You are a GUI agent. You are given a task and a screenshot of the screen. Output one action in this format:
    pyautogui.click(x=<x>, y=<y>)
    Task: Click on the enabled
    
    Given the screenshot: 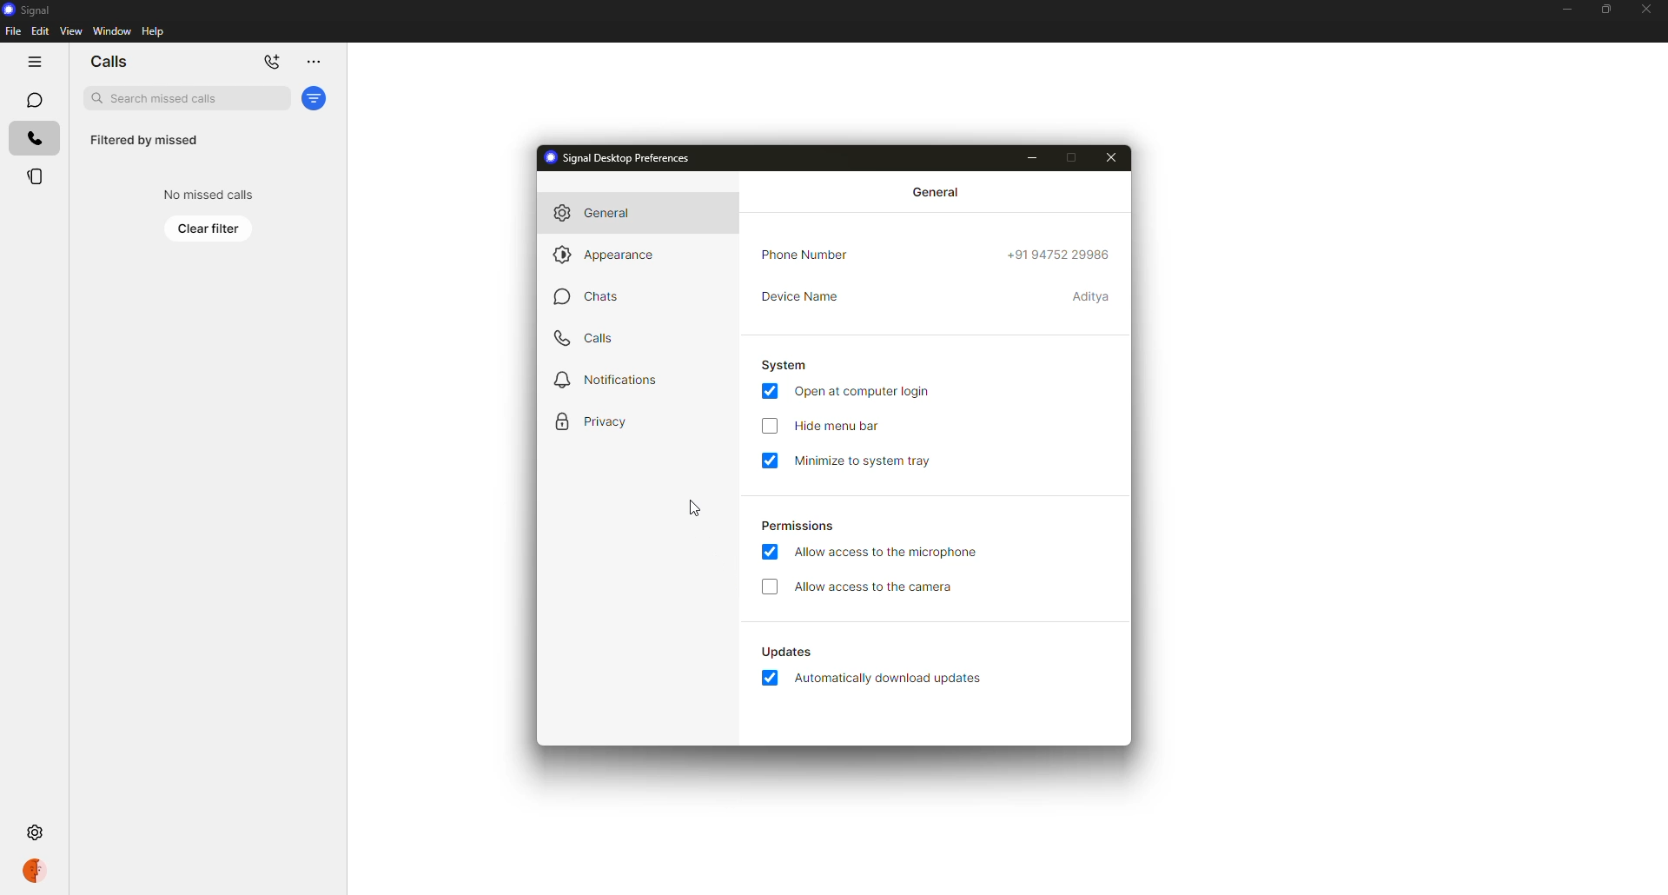 What is the action you would take?
    pyautogui.click(x=770, y=390)
    